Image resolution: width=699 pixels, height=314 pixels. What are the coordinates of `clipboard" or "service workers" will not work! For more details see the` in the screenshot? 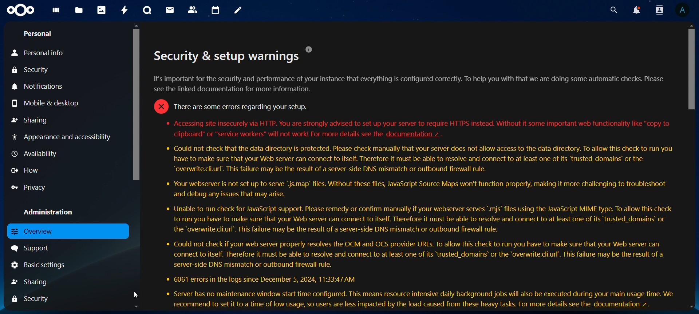 It's located at (275, 134).